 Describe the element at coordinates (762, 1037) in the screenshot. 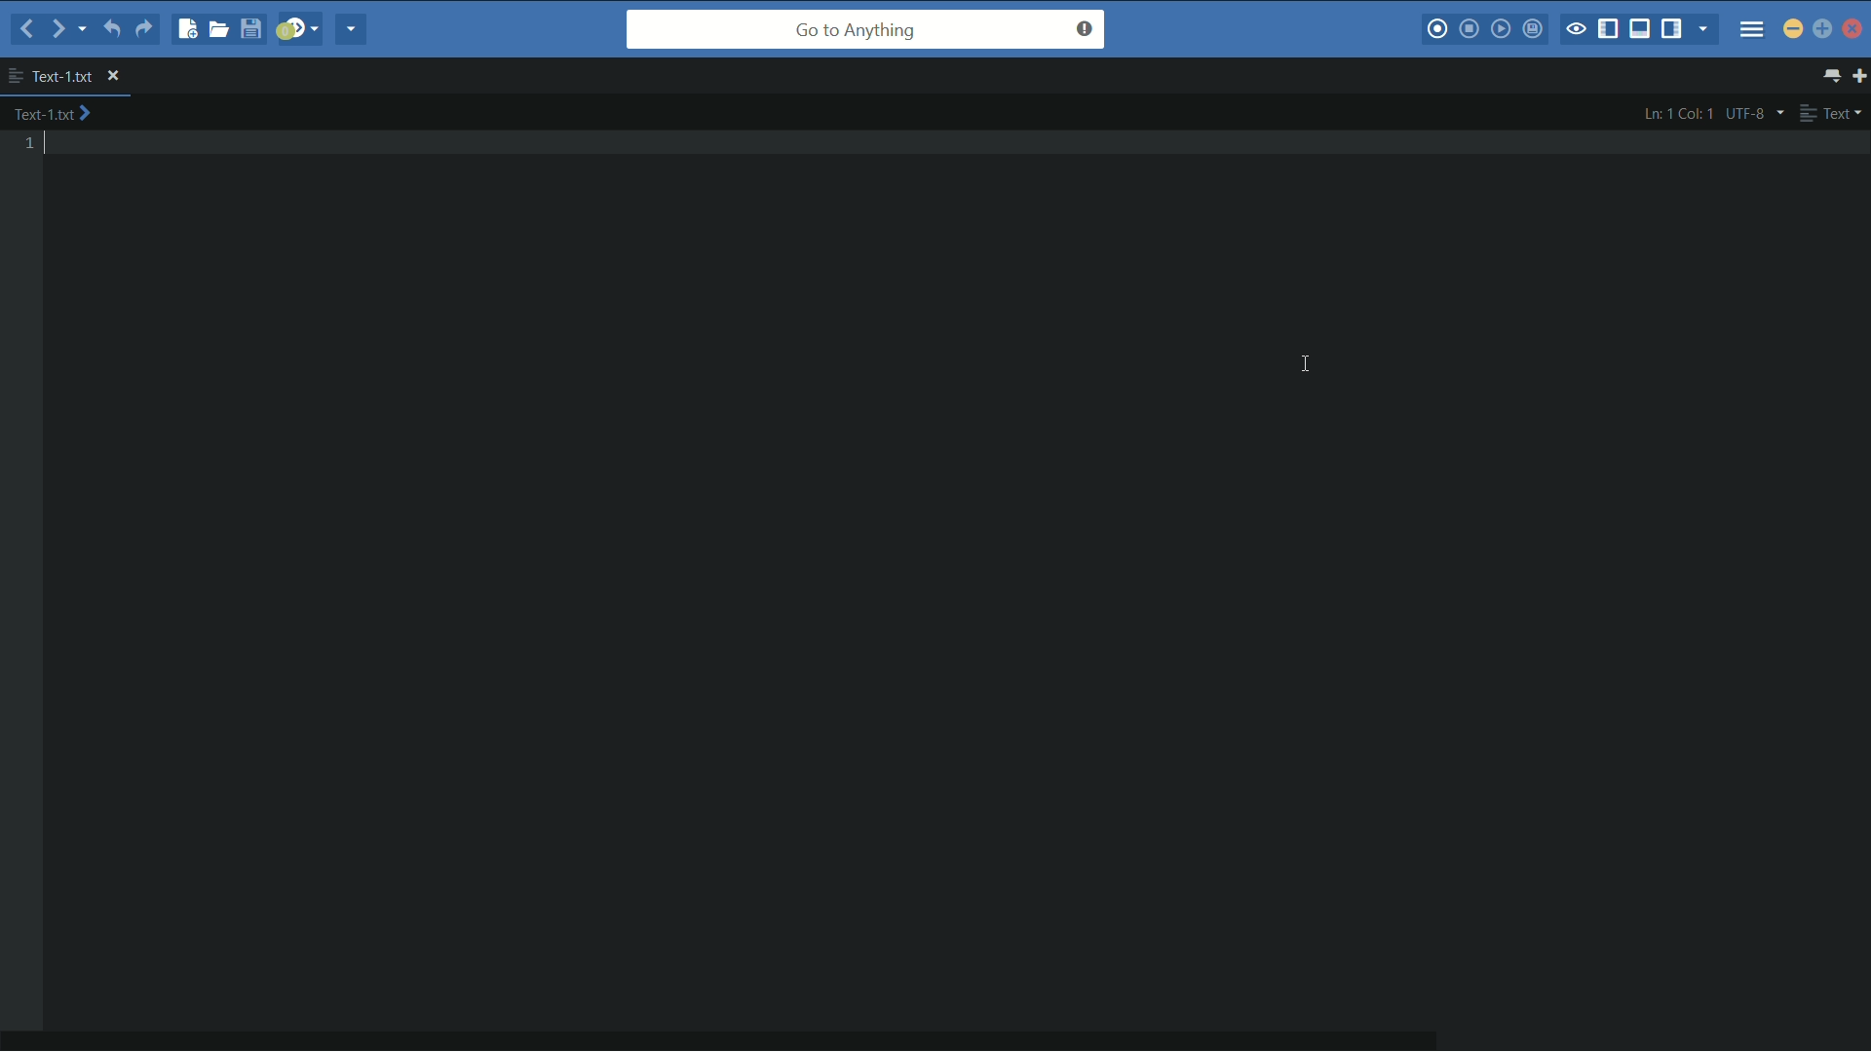

I see `horizontal scroll bar` at that location.